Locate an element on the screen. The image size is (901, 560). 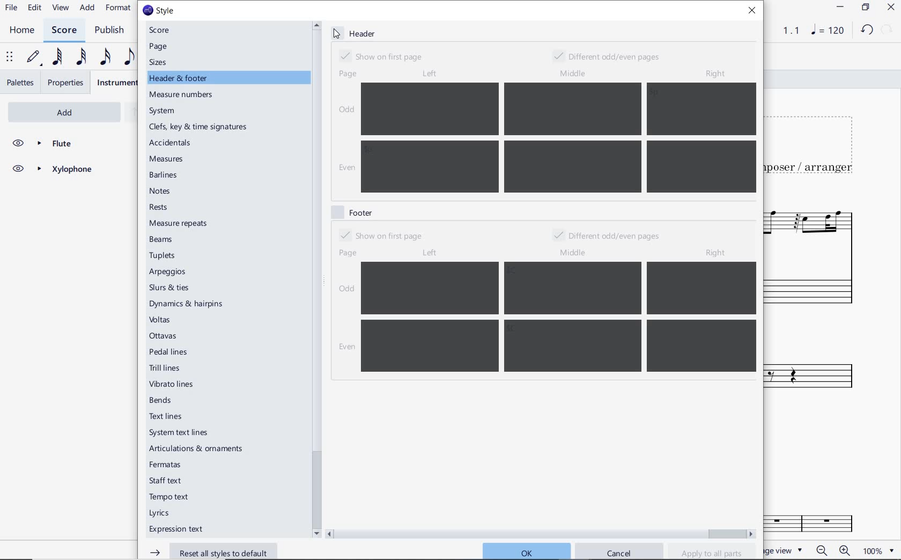
show on first page is located at coordinates (380, 235).